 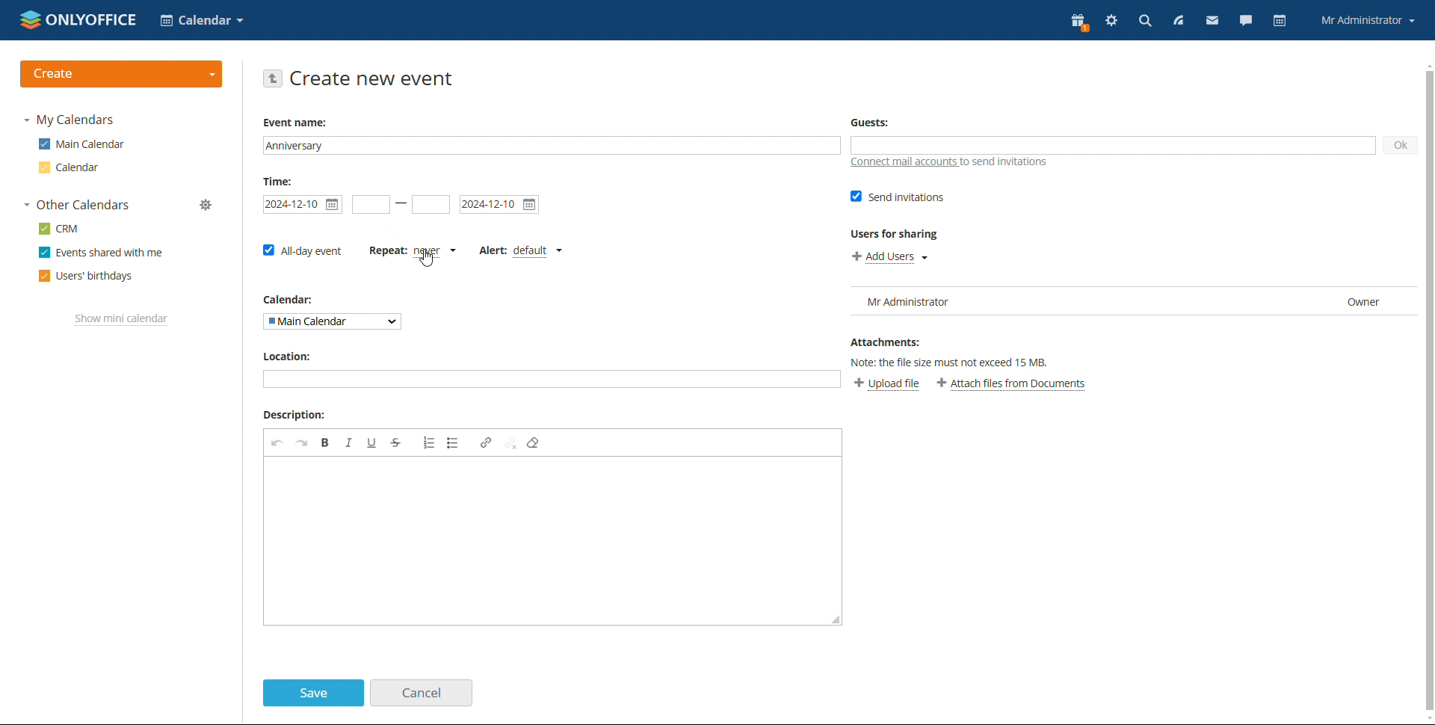 What do you see at coordinates (86, 276) in the screenshot?
I see `users' birthdays` at bounding box center [86, 276].